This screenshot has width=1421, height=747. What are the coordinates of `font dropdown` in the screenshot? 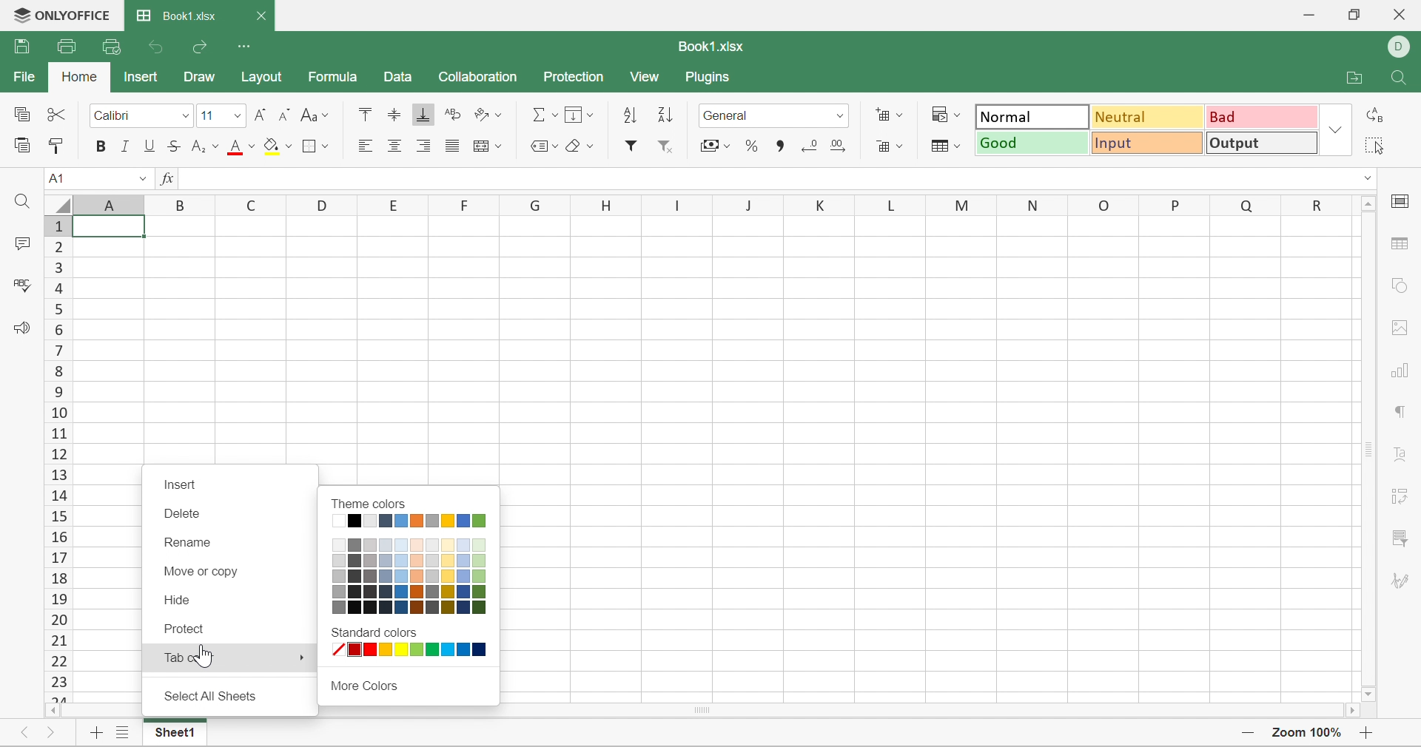 It's located at (184, 115).